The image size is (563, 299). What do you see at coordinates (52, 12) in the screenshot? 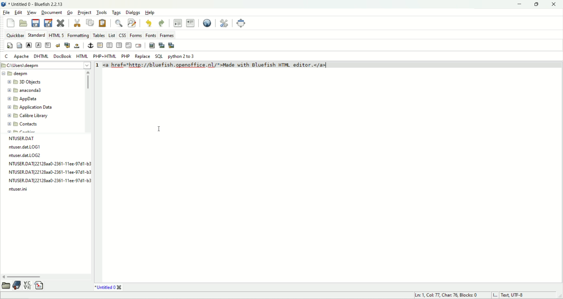
I see `document` at bounding box center [52, 12].